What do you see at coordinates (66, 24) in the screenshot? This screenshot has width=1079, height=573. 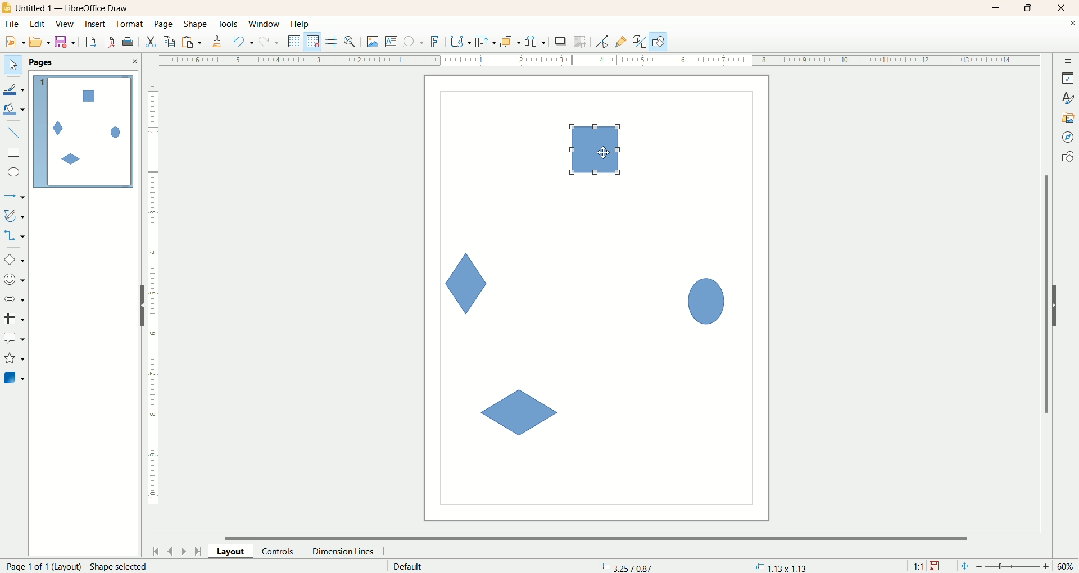 I see `view` at bounding box center [66, 24].